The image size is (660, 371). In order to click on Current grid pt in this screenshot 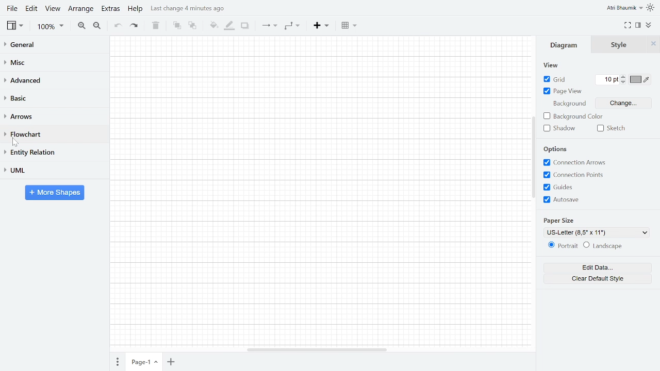, I will do `click(607, 80)`.